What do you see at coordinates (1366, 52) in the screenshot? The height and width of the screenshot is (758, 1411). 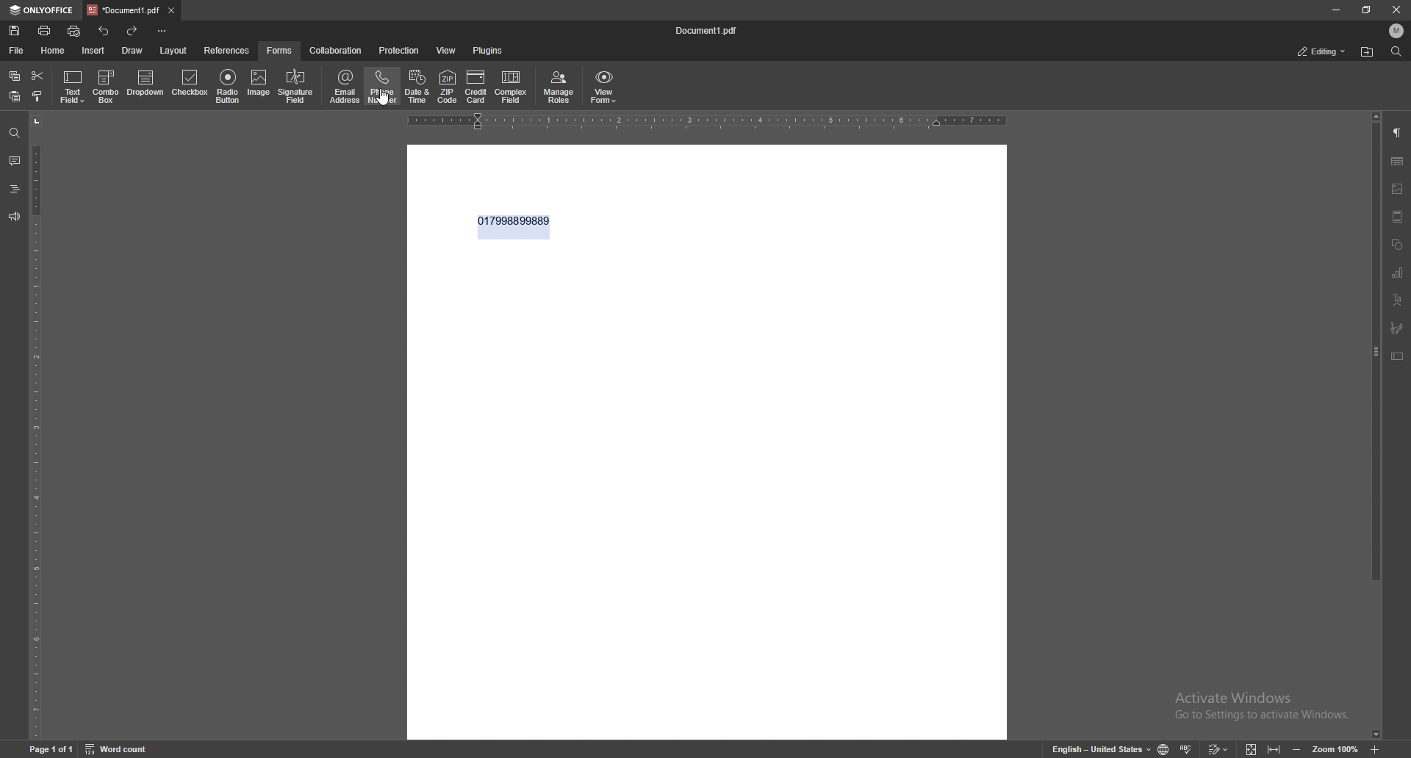 I see `locate file` at bounding box center [1366, 52].